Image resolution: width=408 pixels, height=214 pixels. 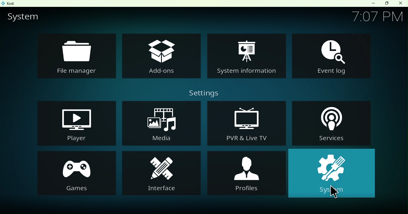 I want to click on Services, so click(x=333, y=123).